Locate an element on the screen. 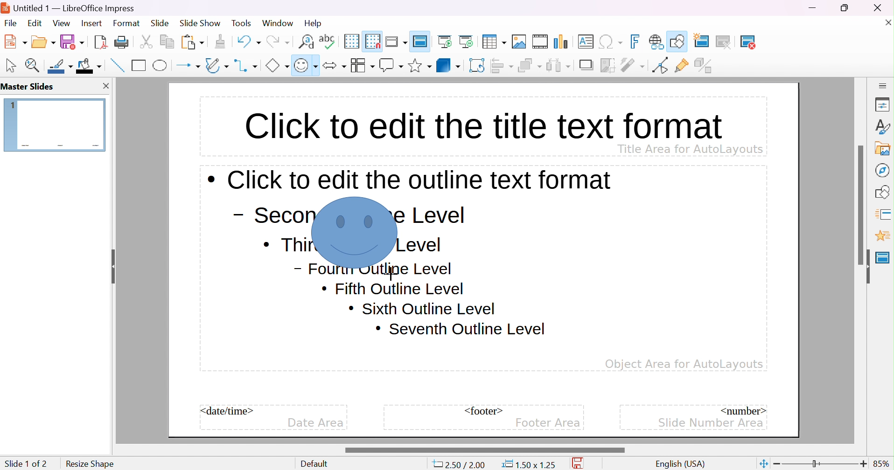 This screenshot has width=894, height=470. sidebar settings is located at coordinates (883, 85).